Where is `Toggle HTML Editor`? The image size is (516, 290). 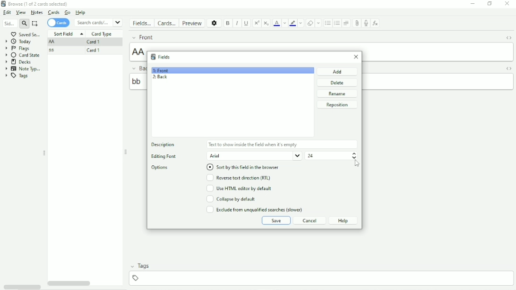 Toggle HTML Editor is located at coordinates (508, 37).